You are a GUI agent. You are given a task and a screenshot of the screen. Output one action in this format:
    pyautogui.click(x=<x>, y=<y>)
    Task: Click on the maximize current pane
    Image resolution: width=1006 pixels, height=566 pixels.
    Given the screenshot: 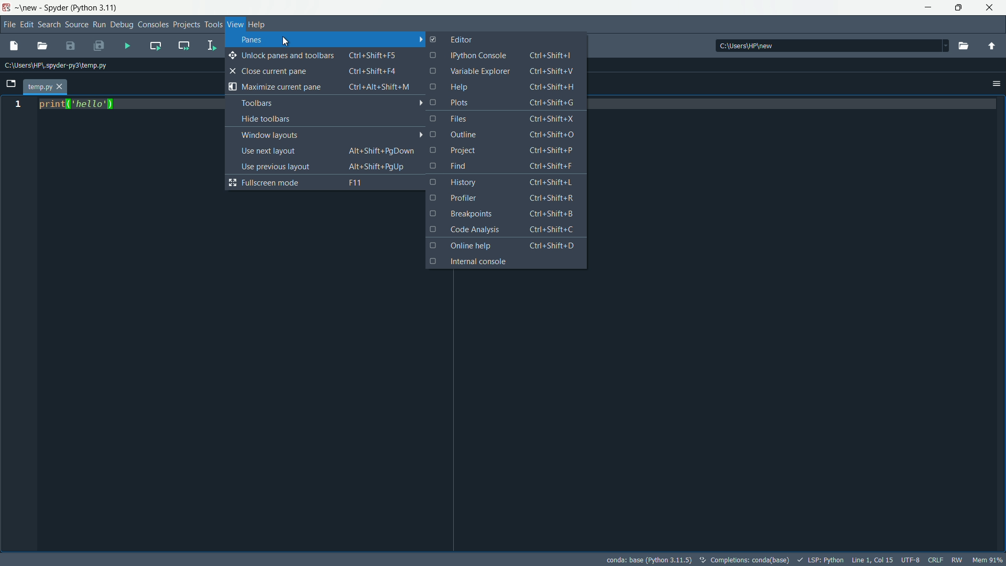 What is the action you would take?
    pyautogui.click(x=322, y=88)
    